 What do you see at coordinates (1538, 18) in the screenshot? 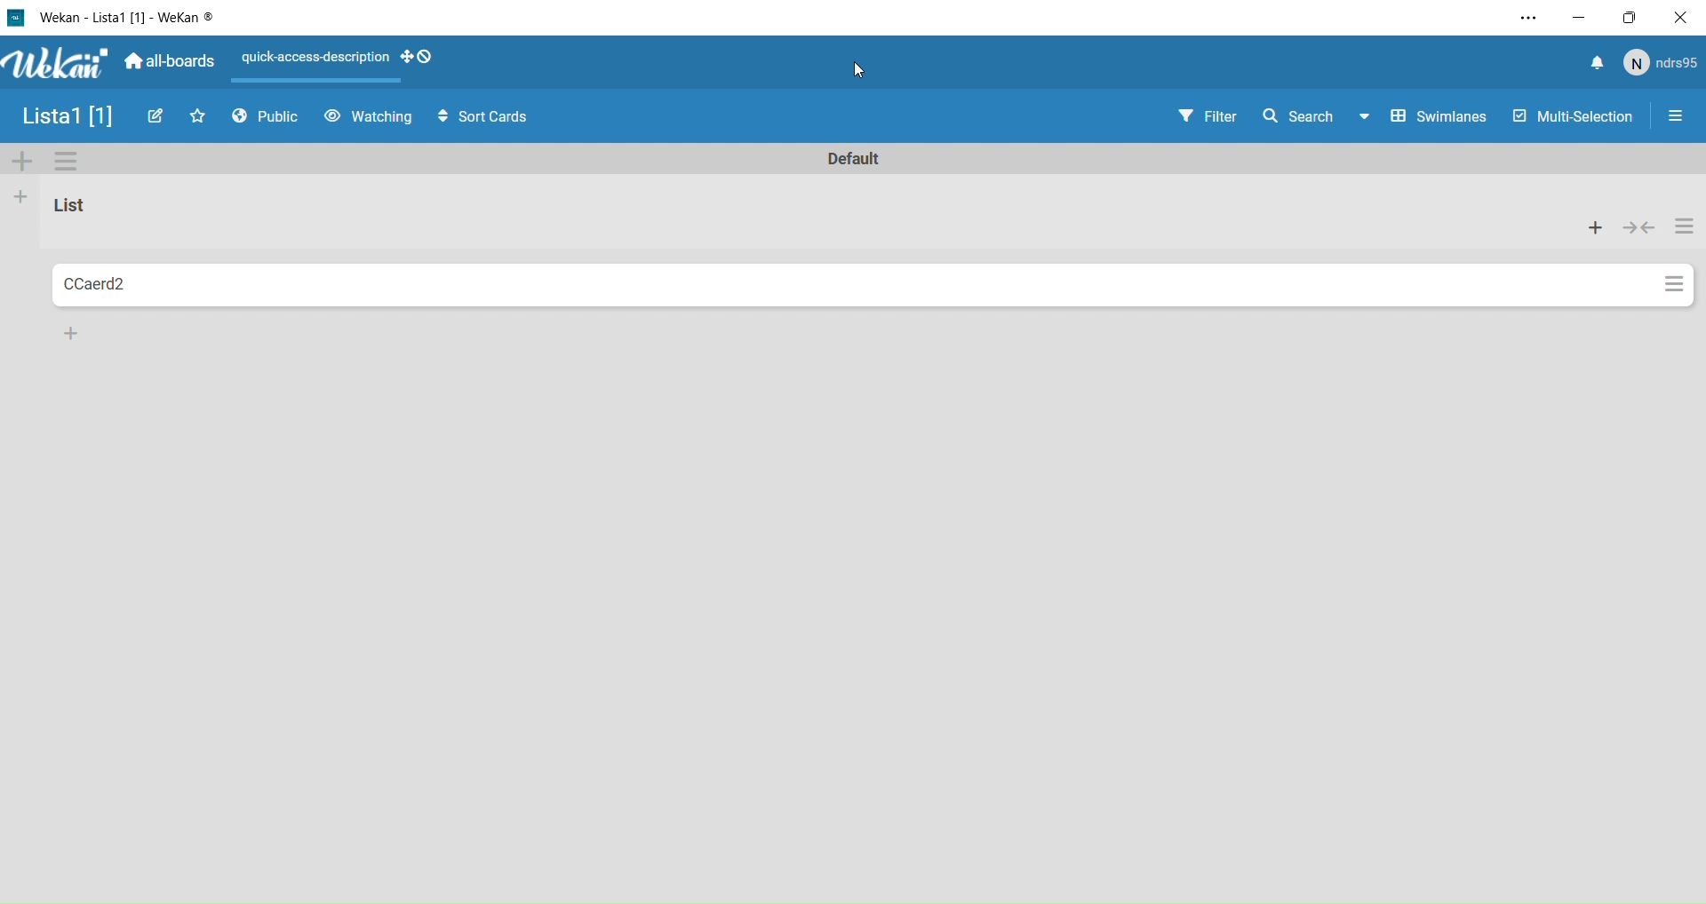
I see `Settings and More` at bounding box center [1538, 18].